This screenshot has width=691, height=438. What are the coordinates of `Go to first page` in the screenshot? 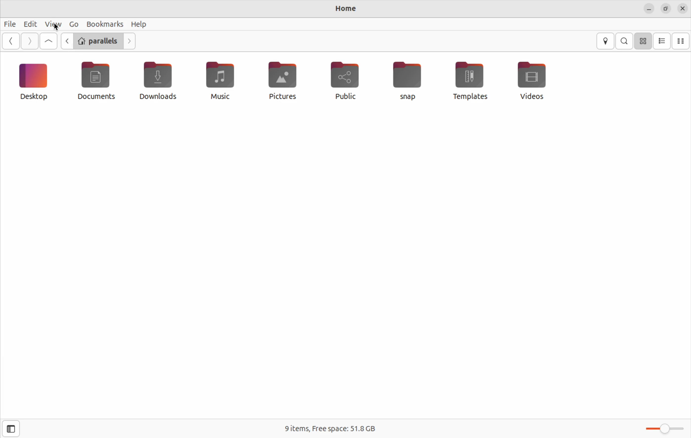 It's located at (49, 41).